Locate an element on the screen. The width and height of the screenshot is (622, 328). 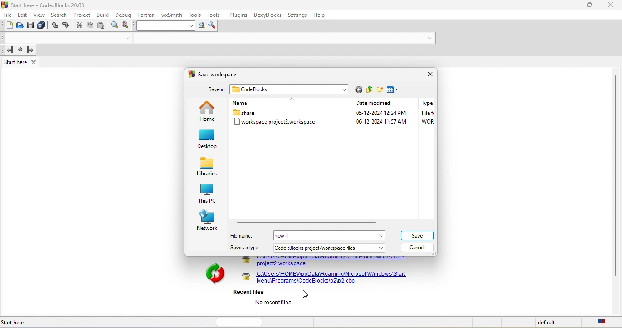
minimize is located at coordinates (569, 5).